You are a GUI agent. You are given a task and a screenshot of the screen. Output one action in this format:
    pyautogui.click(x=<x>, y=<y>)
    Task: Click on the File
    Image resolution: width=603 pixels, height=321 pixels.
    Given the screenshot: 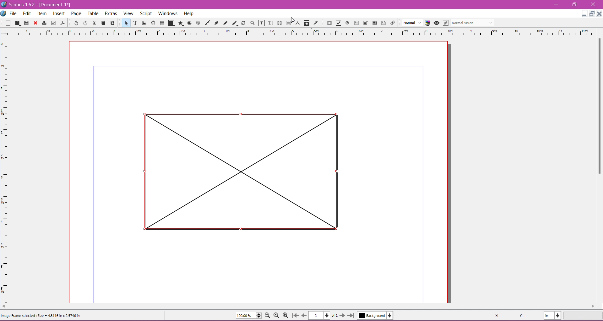 What is the action you would take?
    pyautogui.click(x=14, y=14)
    